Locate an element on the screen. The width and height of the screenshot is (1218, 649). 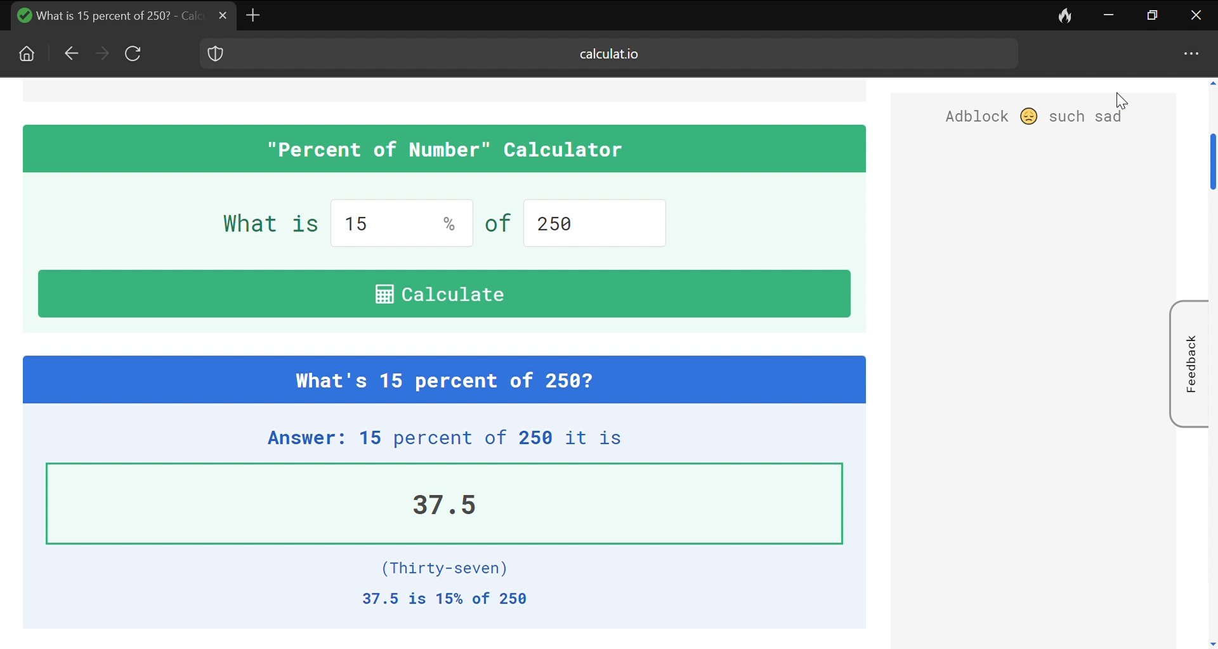
37.5 is located at coordinates (439, 502).